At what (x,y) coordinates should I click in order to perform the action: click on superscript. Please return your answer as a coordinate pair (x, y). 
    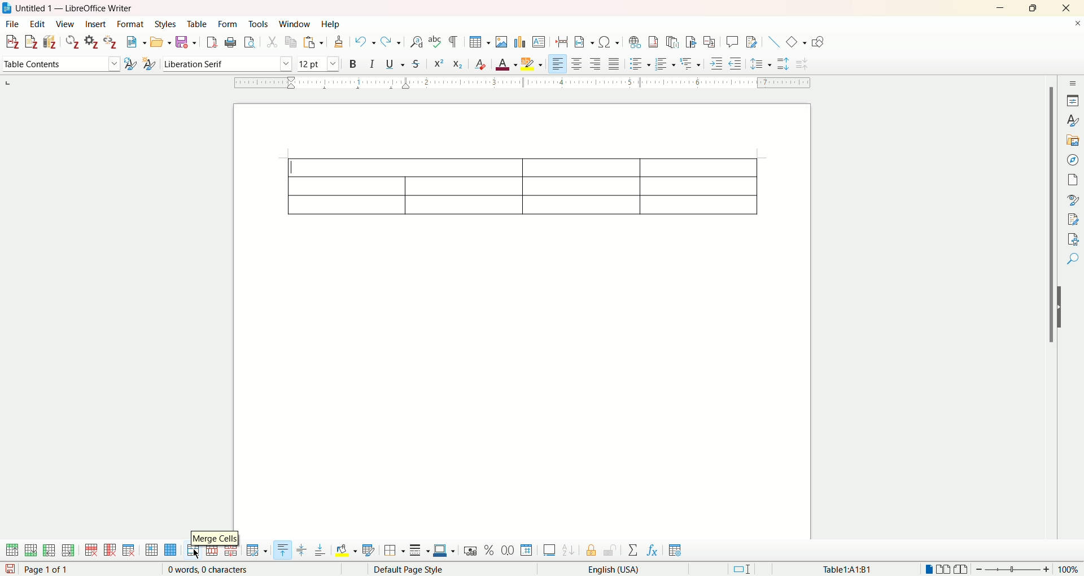
    Looking at the image, I should click on (438, 64).